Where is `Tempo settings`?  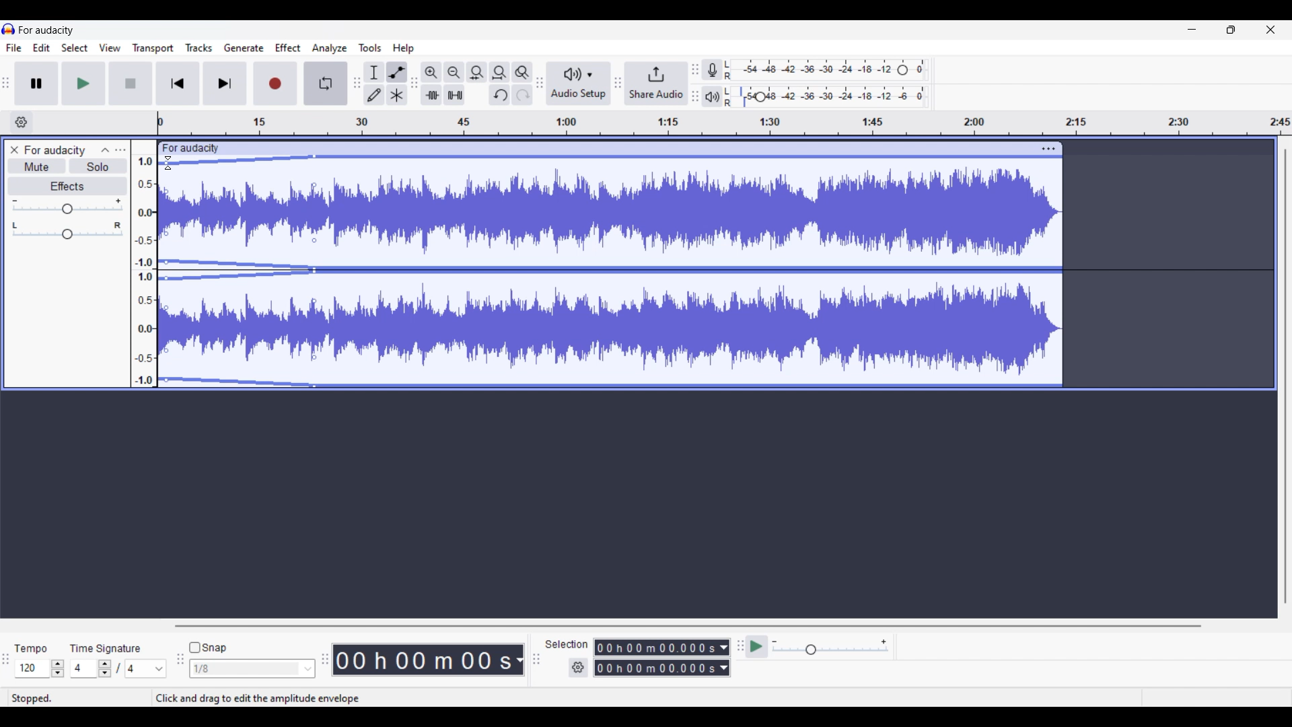 Tempo settings is located at coordinates (40, 668).